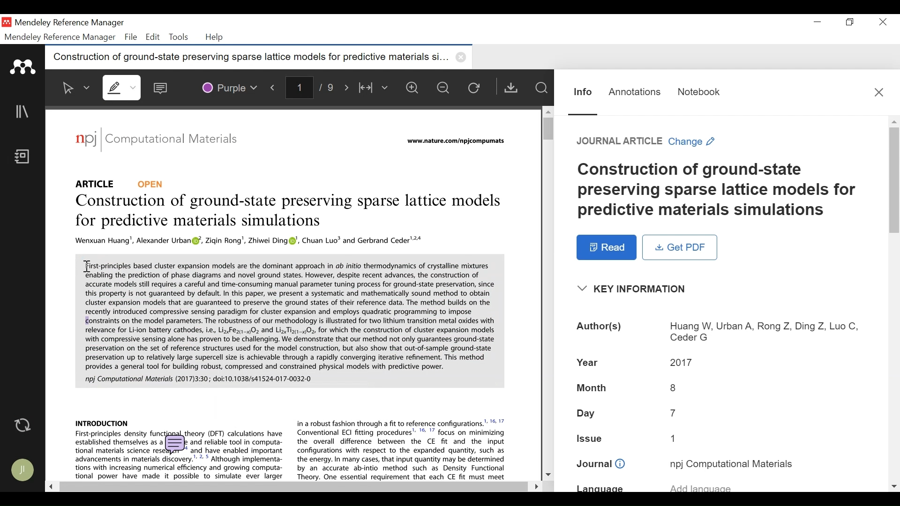  Describe the element at coordinates (851, 22) in the screenshot. I see `Restore` at that location.